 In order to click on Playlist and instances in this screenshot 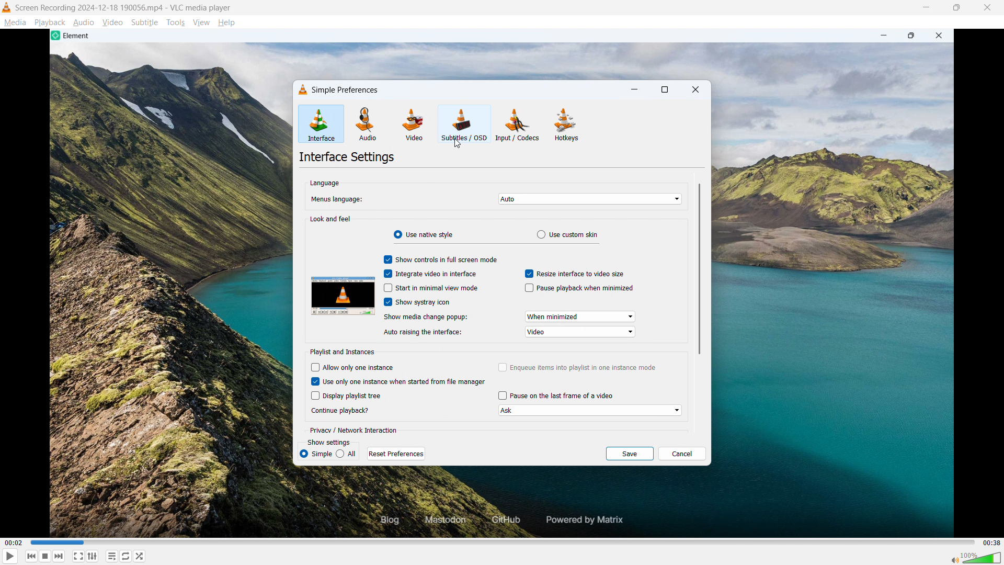, I will do `click(344, 352)`.